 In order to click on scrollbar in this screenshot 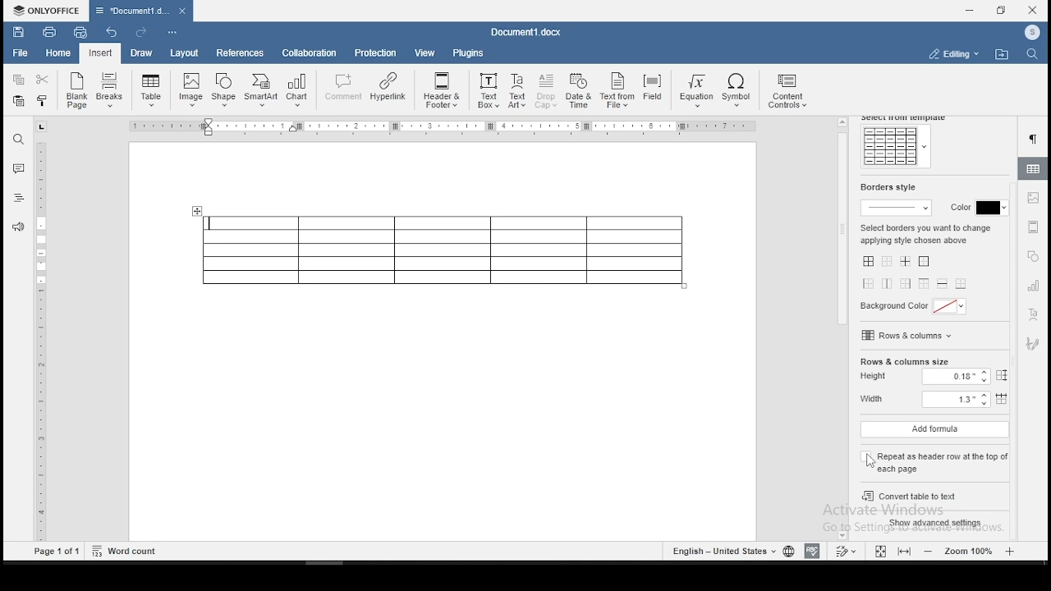, I will do `click(842, 328)`.